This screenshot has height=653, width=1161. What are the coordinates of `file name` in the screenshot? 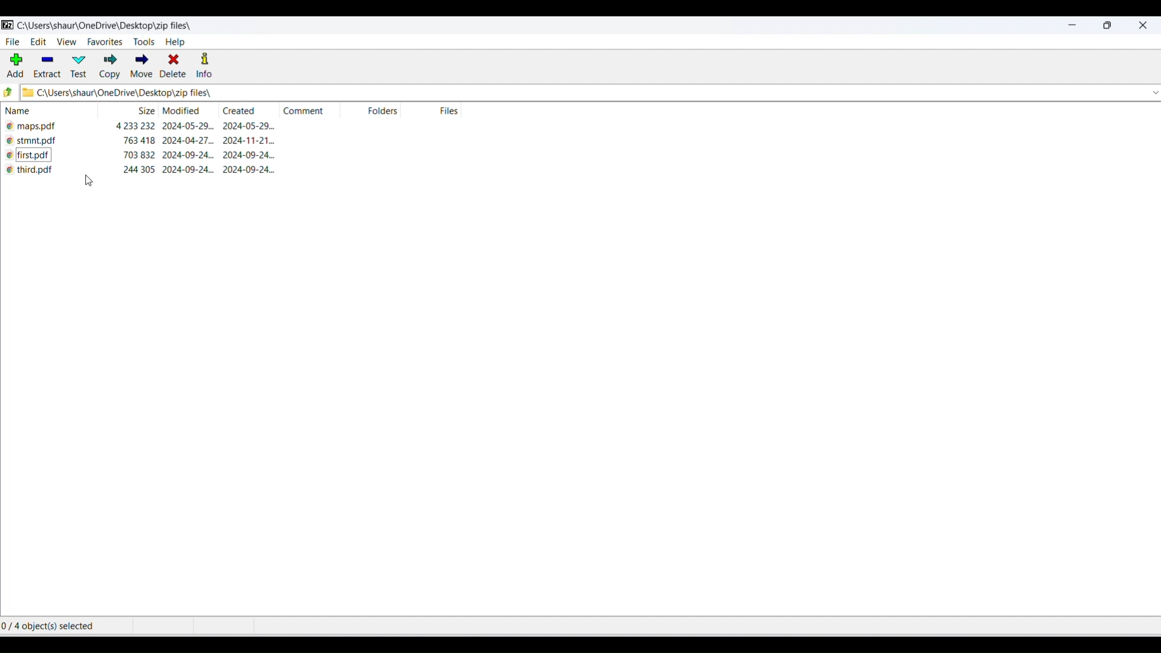 It's located at (34, 140).